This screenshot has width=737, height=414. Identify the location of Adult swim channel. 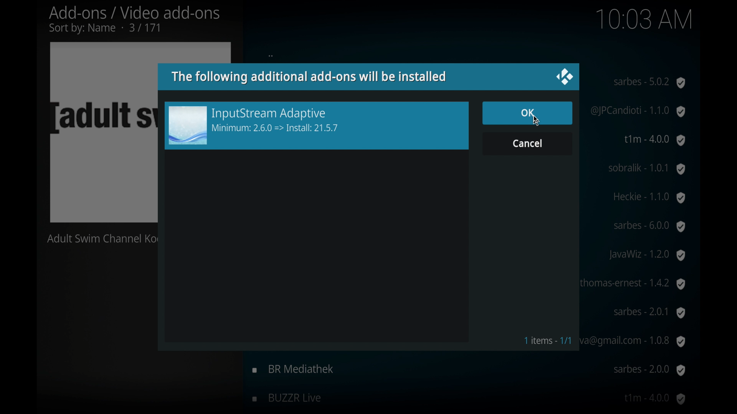
(98, 239).